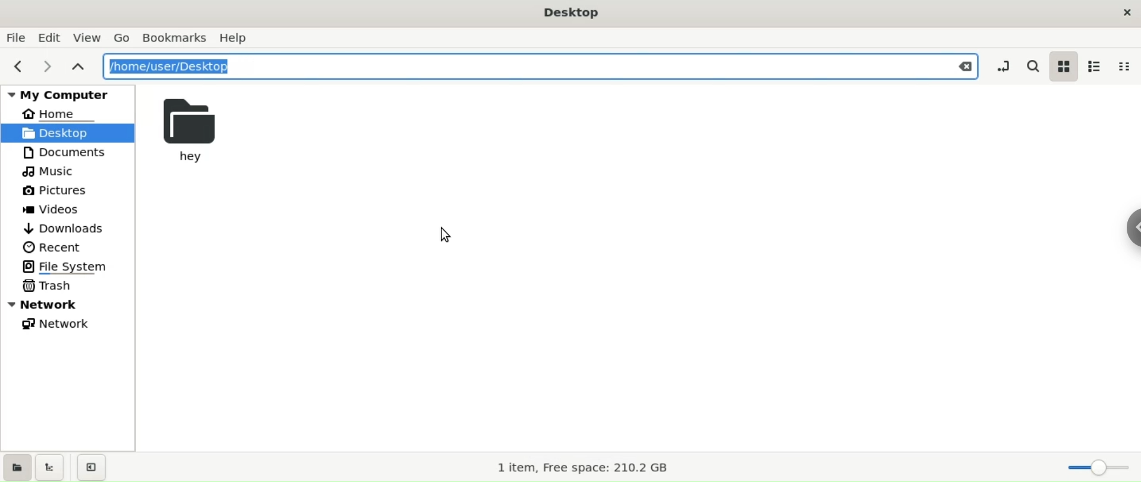 Image resolution: width=1141 pixels, height=482 pixels. What do you see at coordinates (1127, 65) in the screenshot?
I see `compact view` at bounding box center [1127, 65].